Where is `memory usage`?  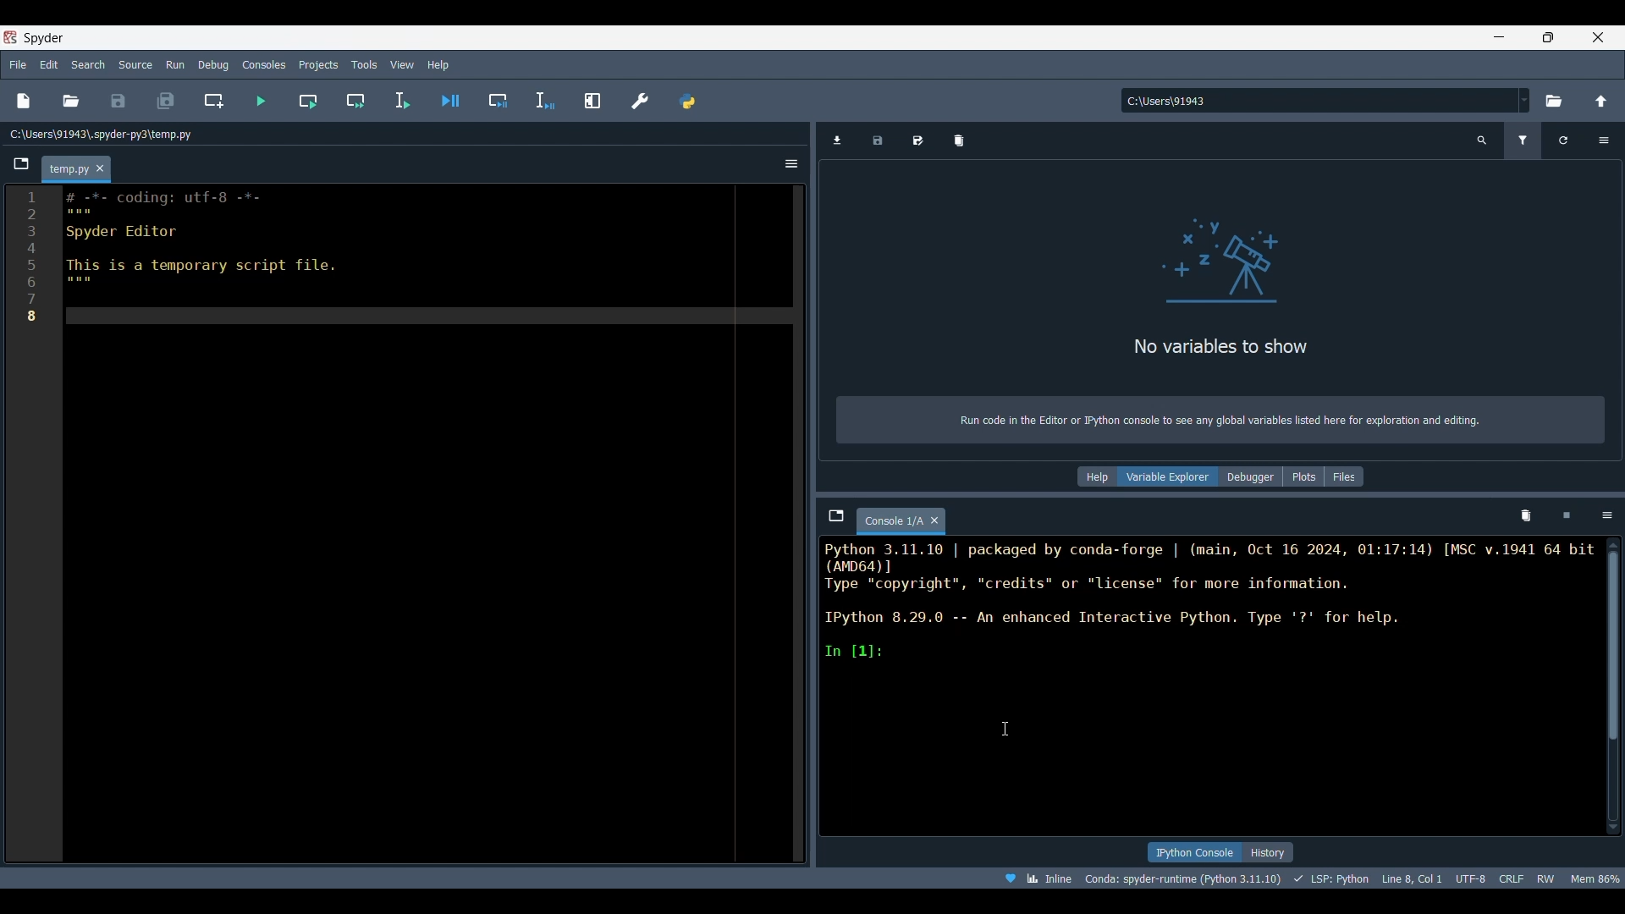 memory usage is located at coordinates (1595, 877).